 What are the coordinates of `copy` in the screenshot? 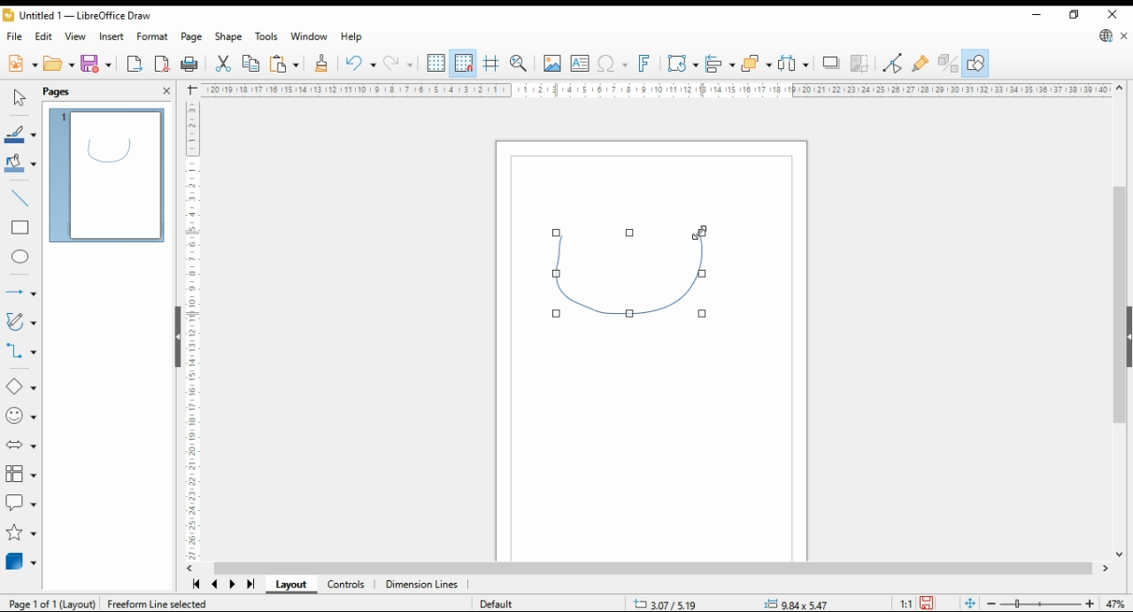 It's located at (250, 65).